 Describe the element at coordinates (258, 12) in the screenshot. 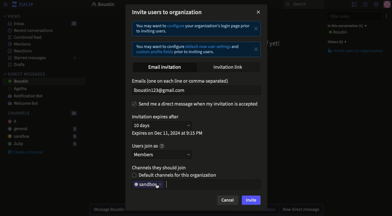

I see `` at that location.